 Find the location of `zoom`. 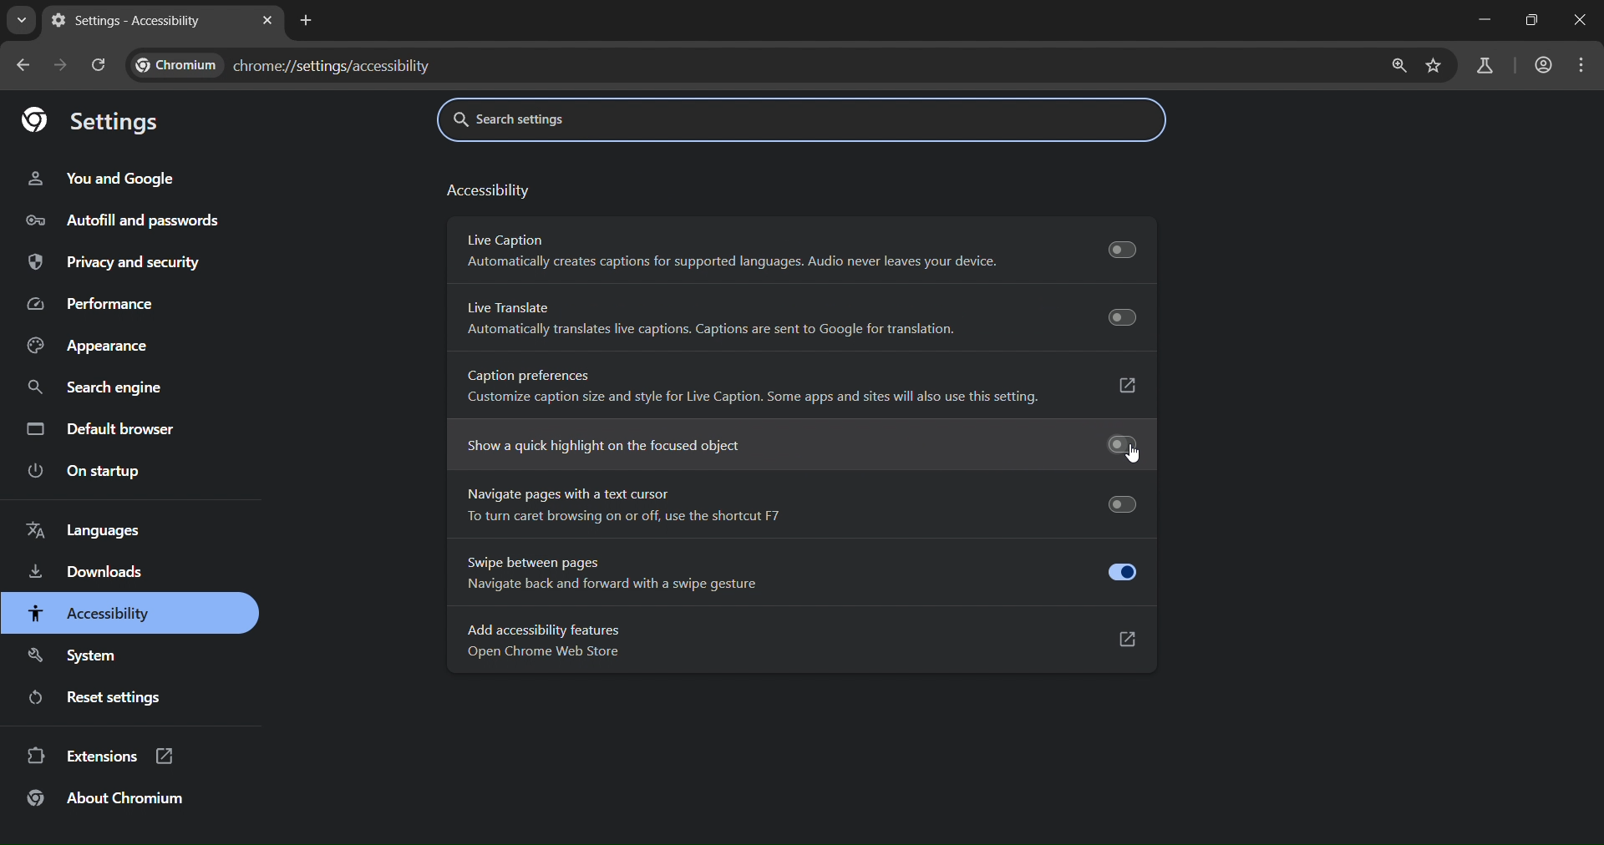

zoom is located at coordinates (1398, 67).